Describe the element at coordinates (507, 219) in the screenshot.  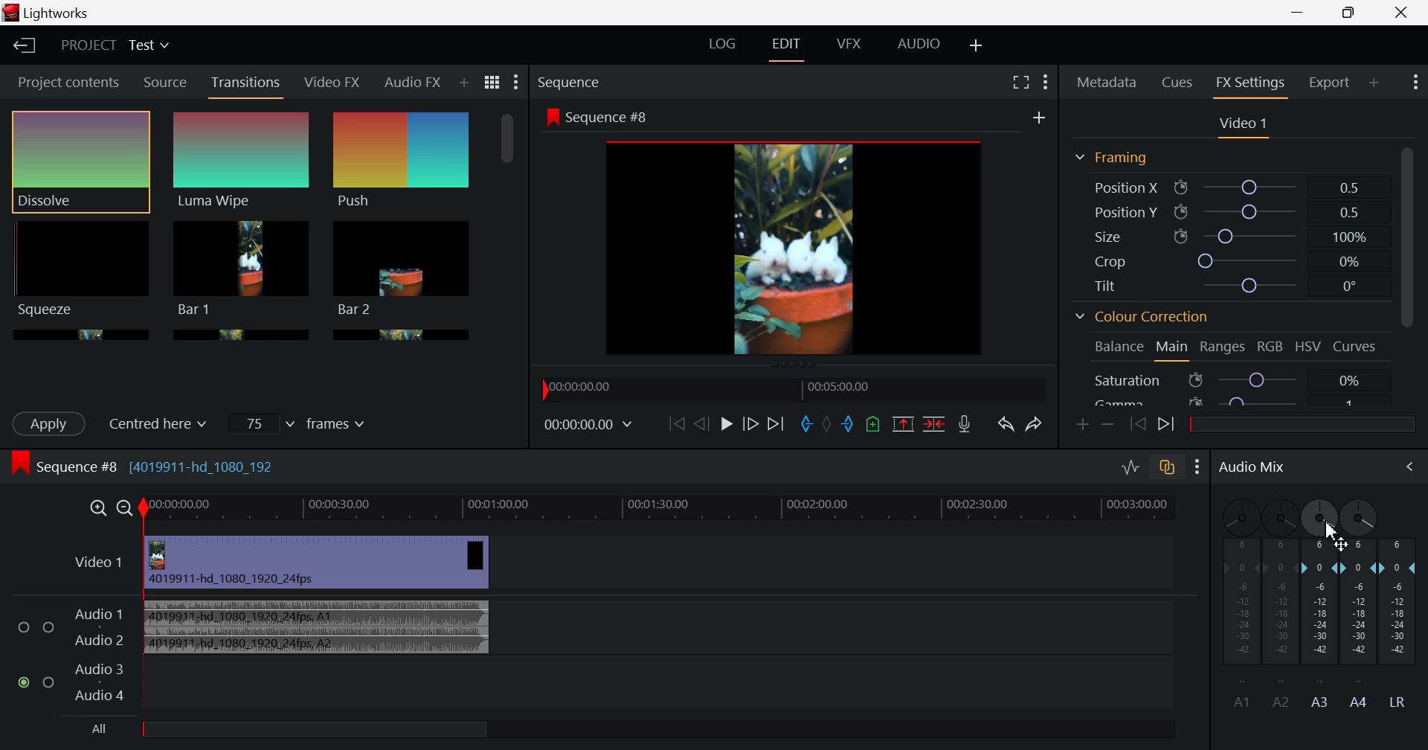
I see `Scroll Bar` at that location.